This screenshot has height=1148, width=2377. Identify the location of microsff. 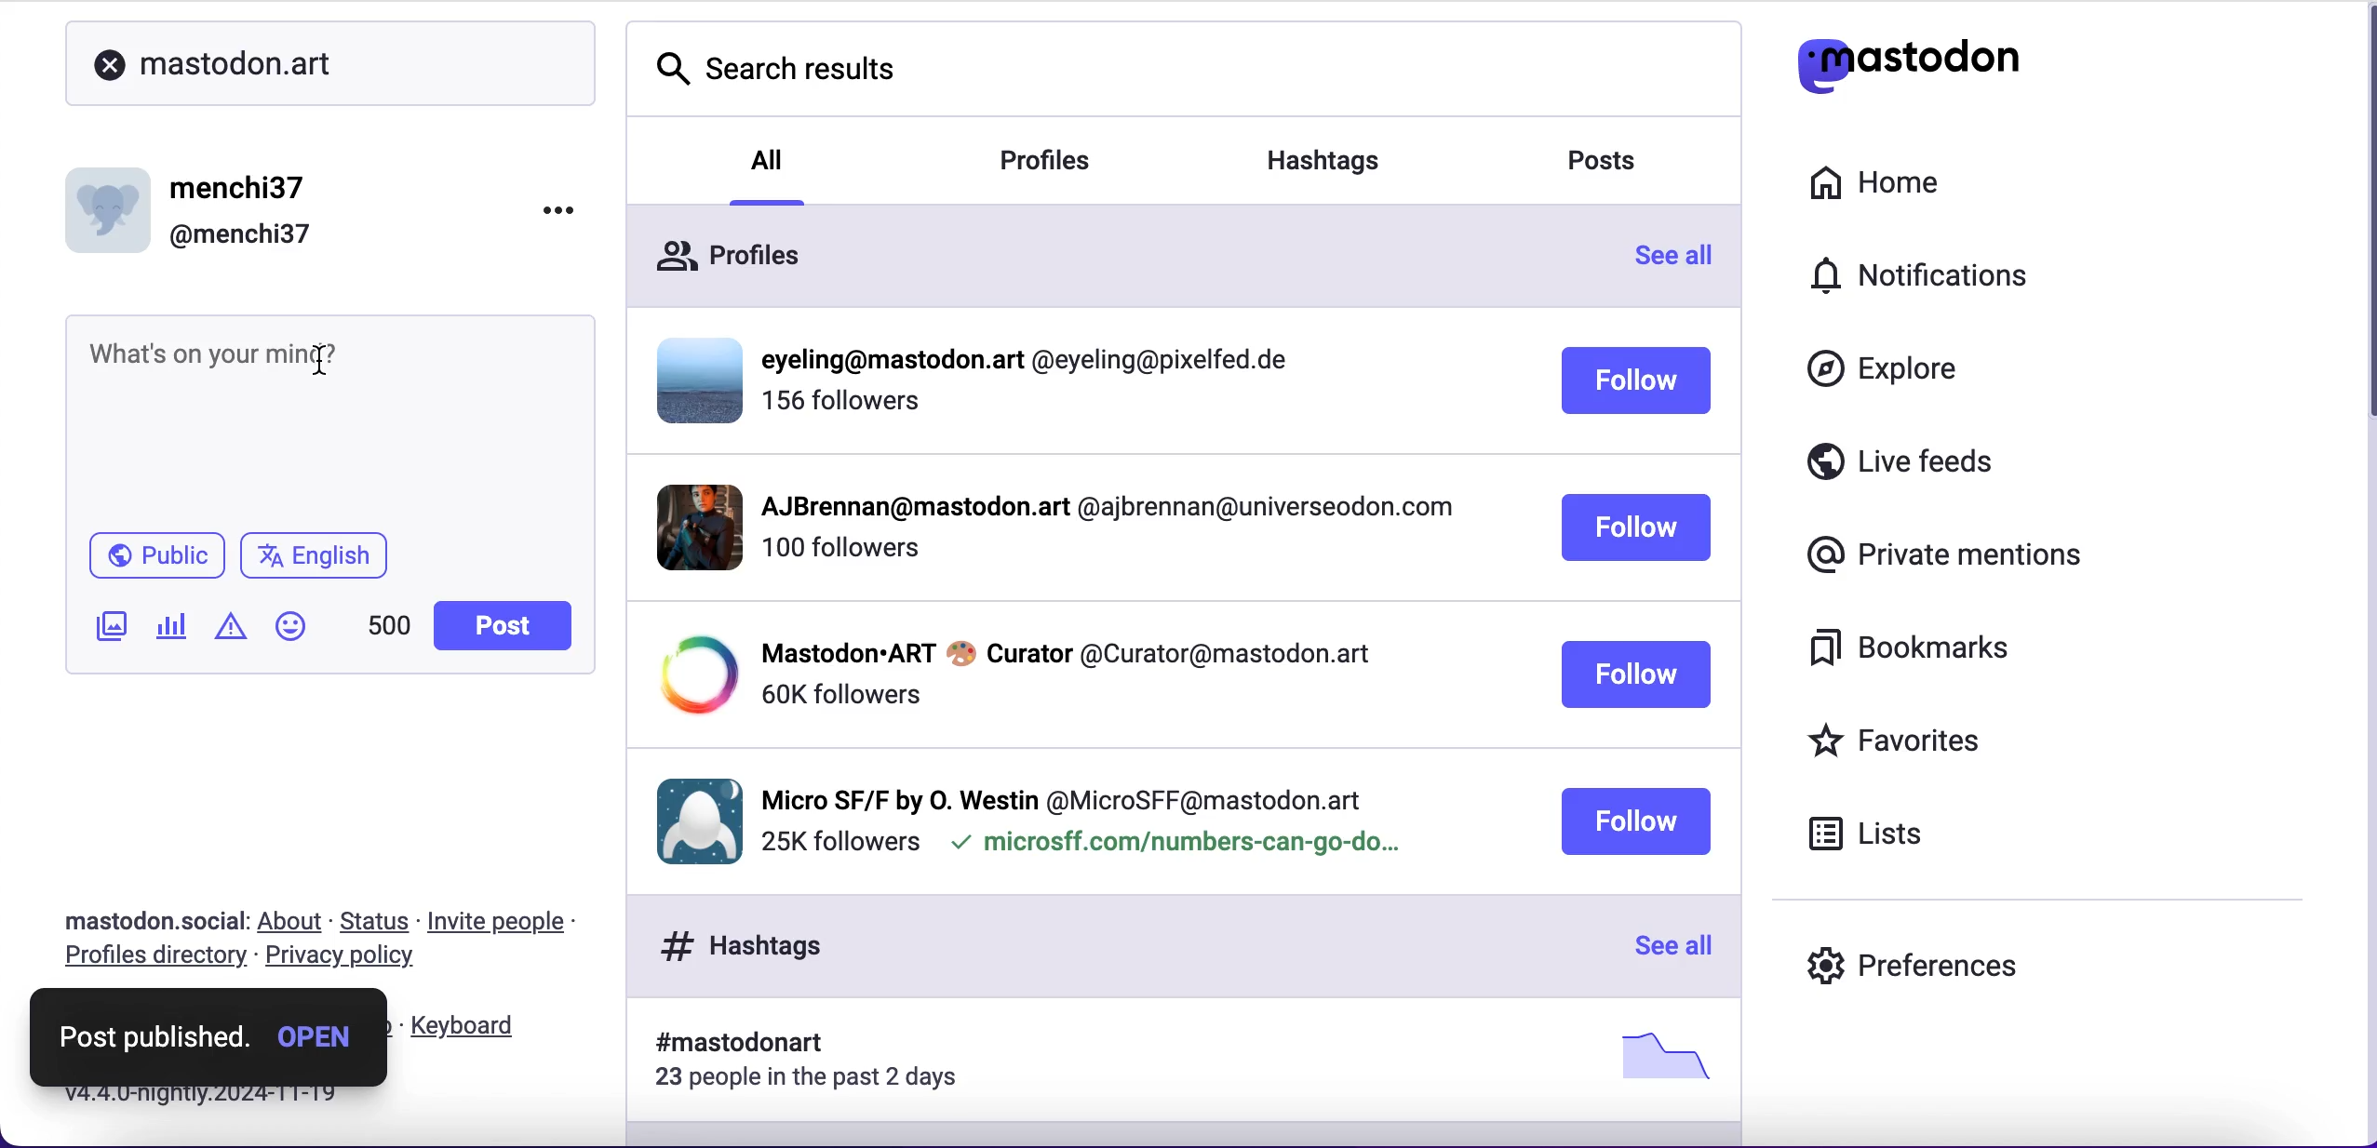
(1173, 847).